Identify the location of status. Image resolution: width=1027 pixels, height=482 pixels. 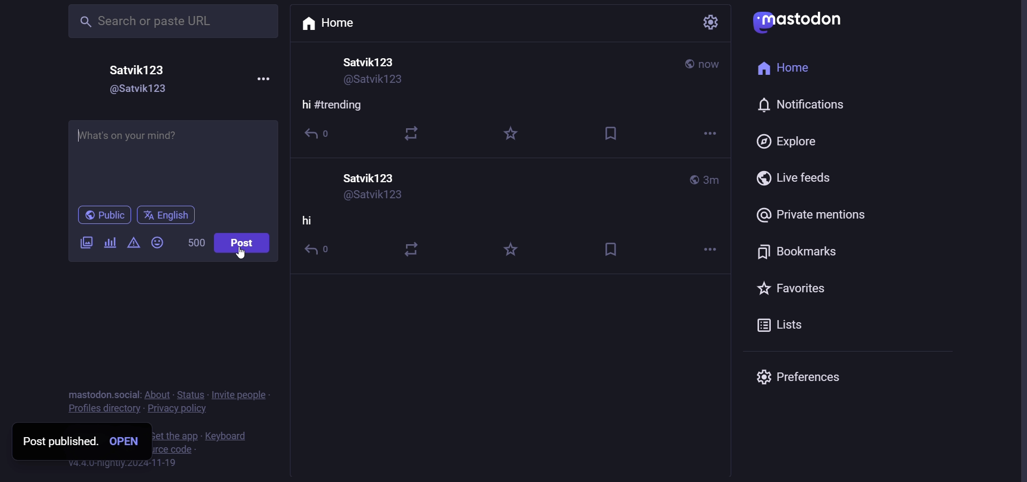
(190, 395).